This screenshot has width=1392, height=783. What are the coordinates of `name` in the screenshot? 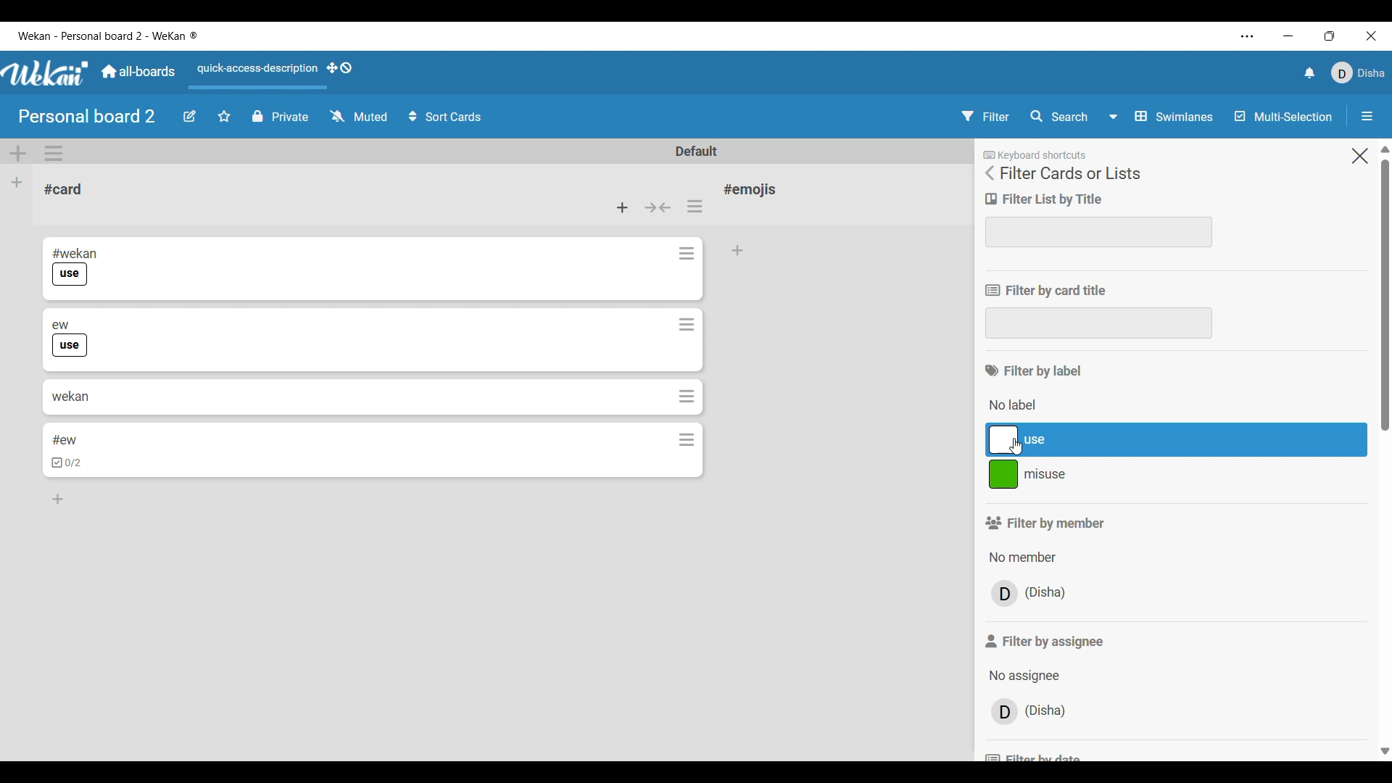 It's located at (1048, 710).